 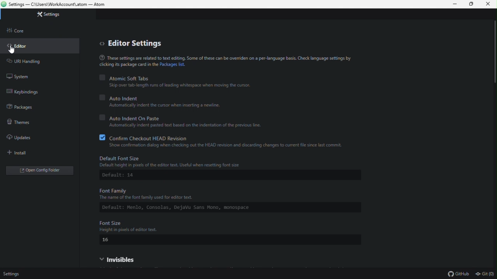 What do you see at coordinates (237, 162) in the screenshot?
I see `Default Font Size
Default height in pixels of the editor text. Useful when resetting font size.` at bounding box center [237, 162].